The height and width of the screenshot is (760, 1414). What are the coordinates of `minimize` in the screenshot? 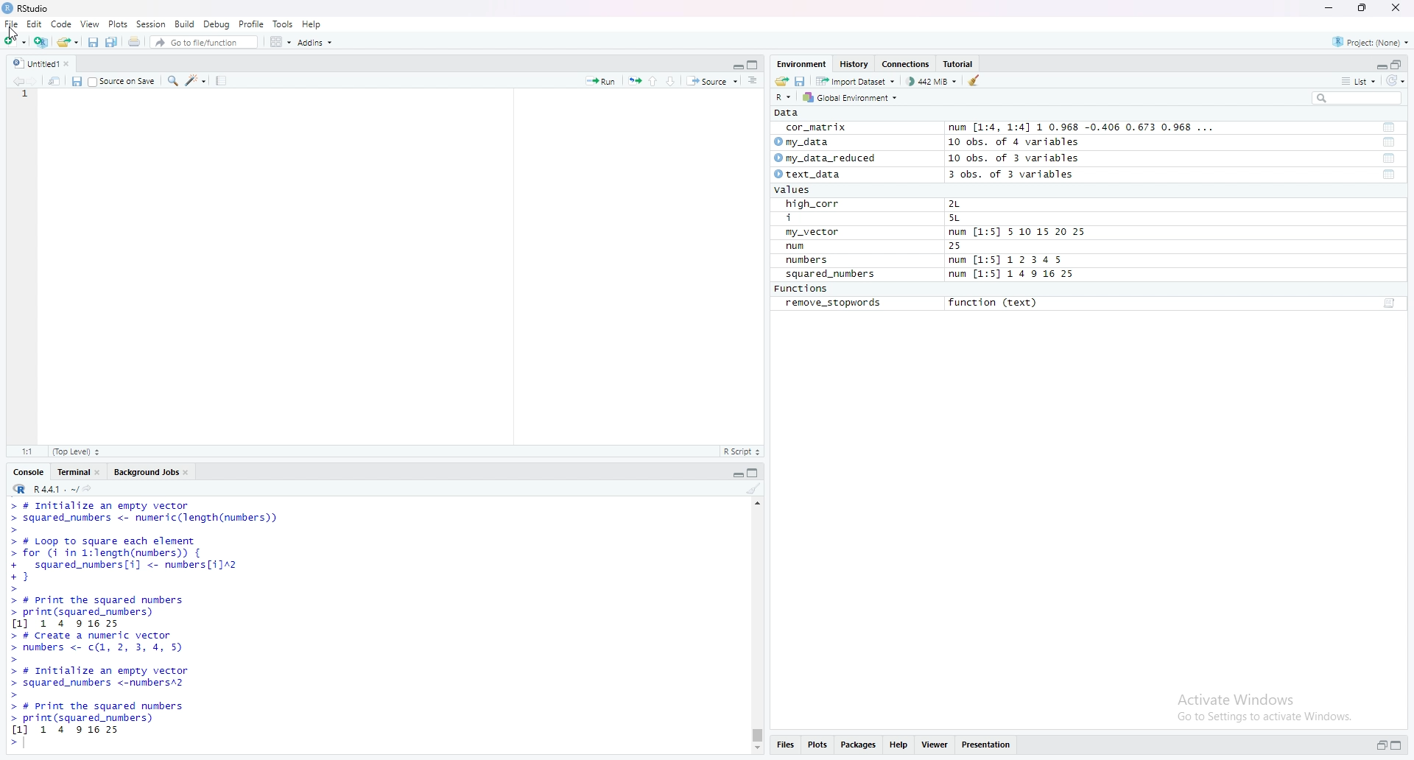 It's located at (1327, 8).